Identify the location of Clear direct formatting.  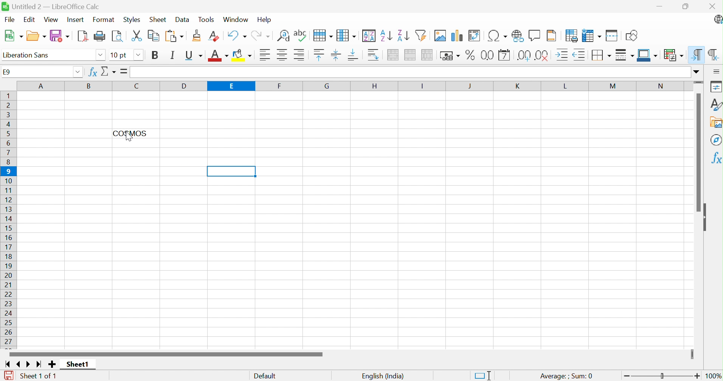
(213, 36).